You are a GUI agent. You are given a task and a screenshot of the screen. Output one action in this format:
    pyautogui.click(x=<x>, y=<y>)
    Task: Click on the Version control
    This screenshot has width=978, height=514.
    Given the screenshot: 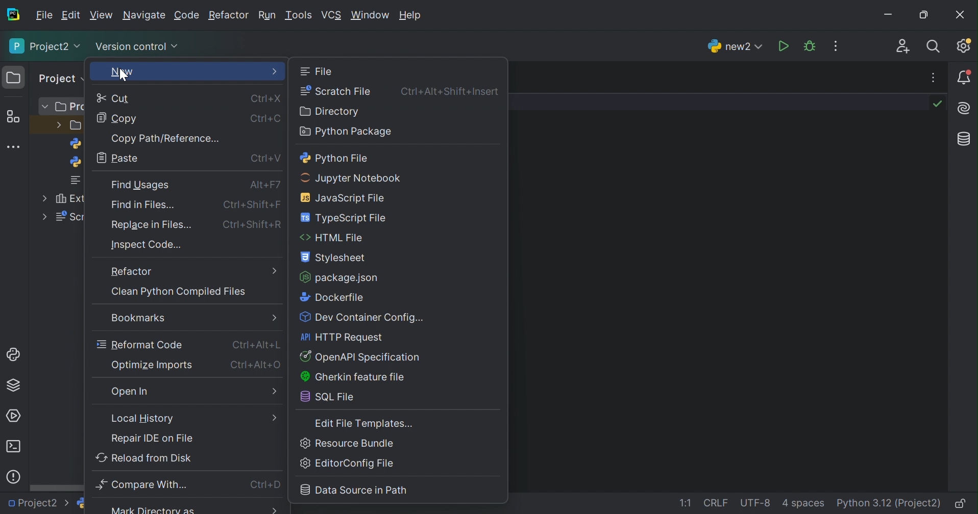 What is the action you would take?
    pyautogui.click(x=136, y=45)
    